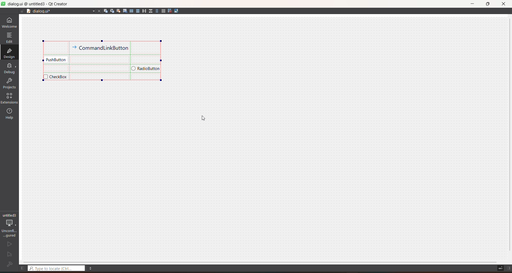 The image size is (512, 273). What do you see at coordinates (9, 255) in the screenshot?
I see `run and debug` at bounding box center [9, 255].